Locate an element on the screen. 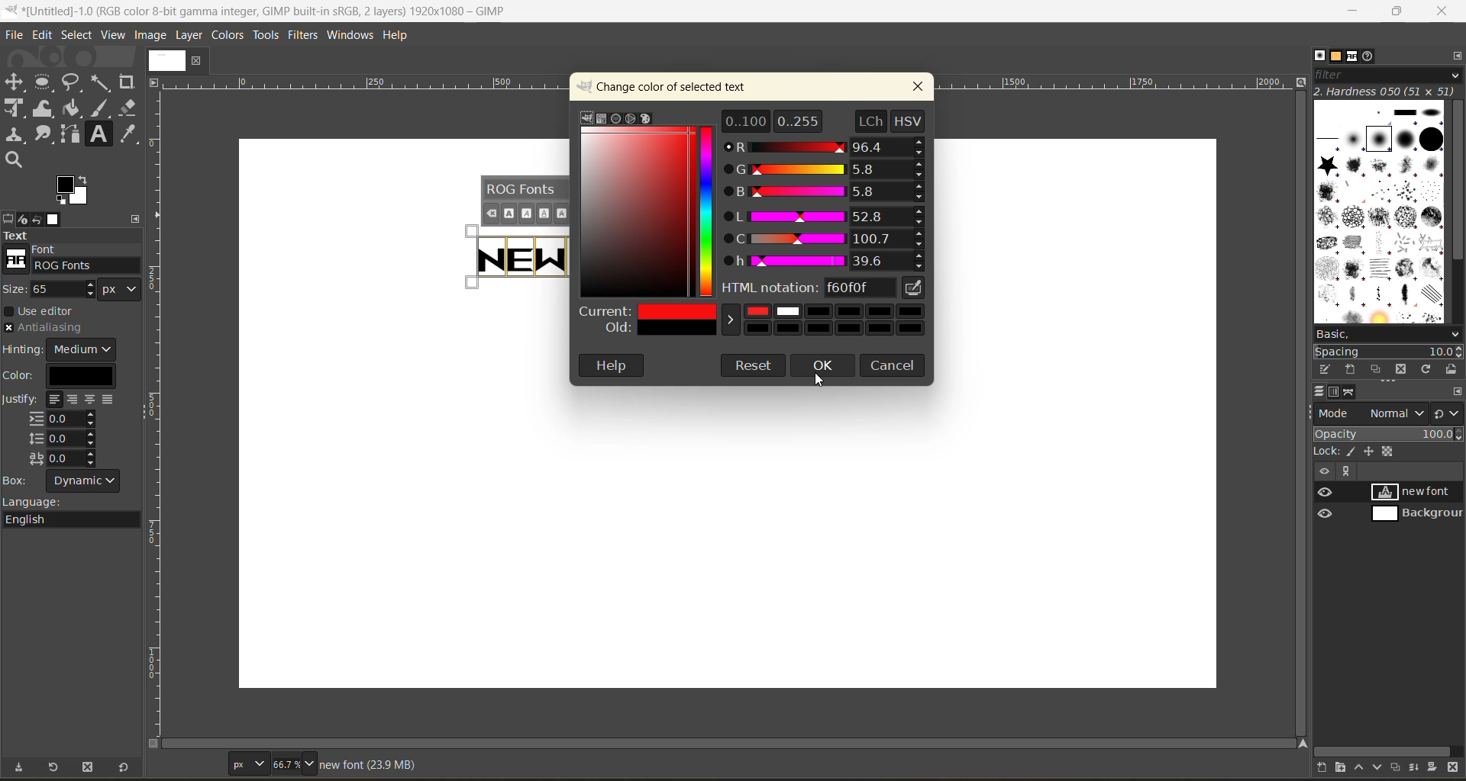 The width and height of the screenshot is (1466, 781). spacing is located at coordinates (1387, 352).